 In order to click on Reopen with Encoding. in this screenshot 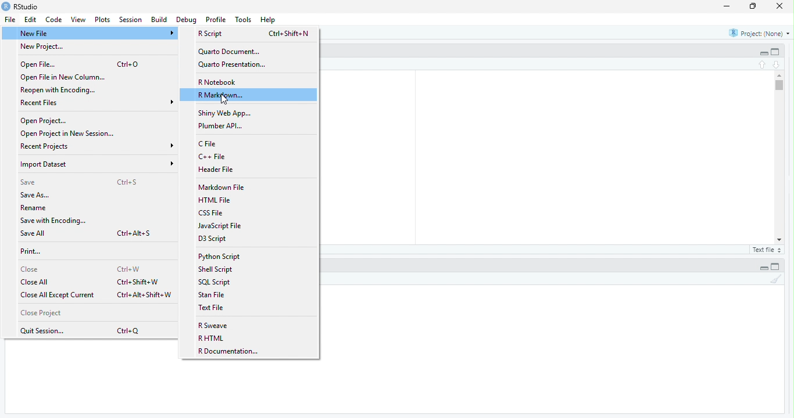, I will do `click(61, 91)`.